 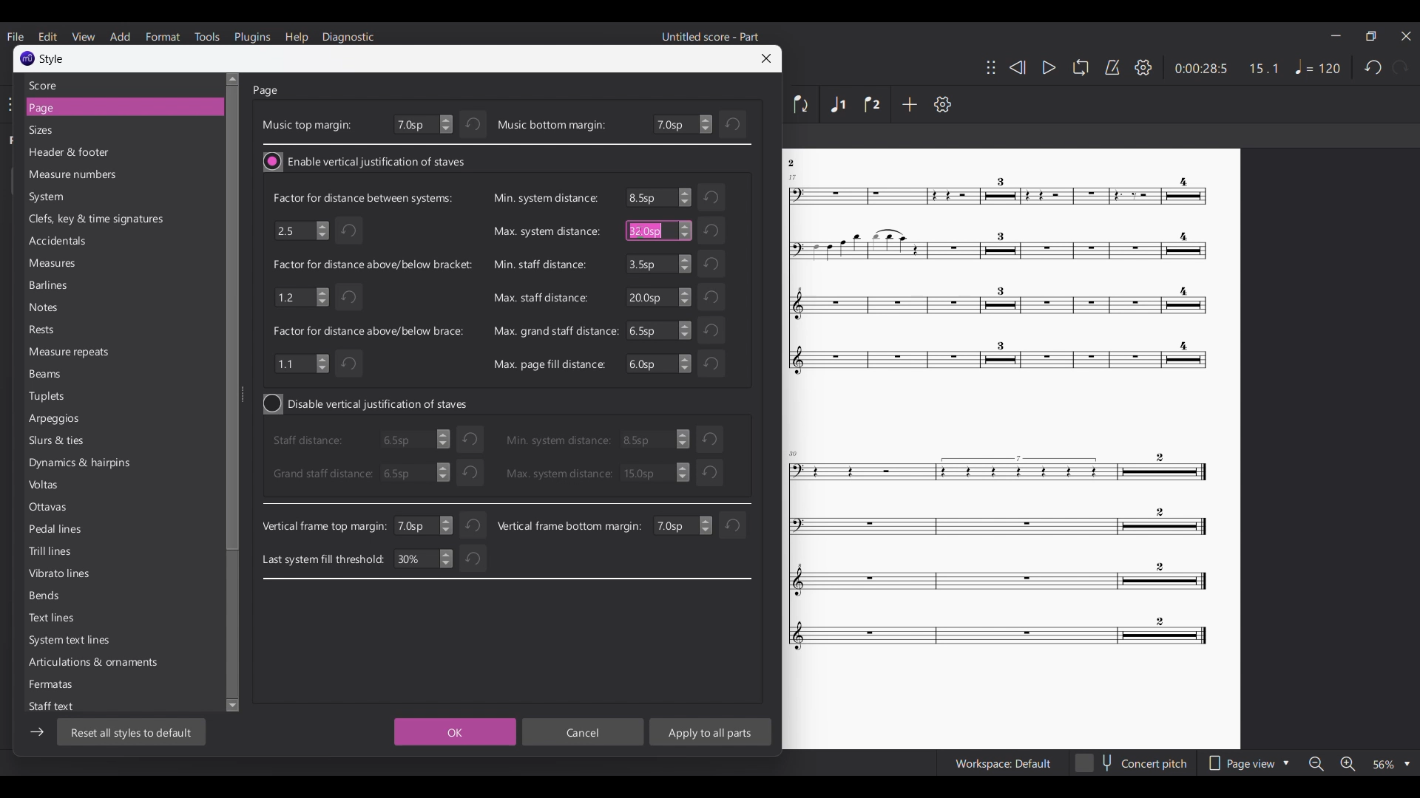 What do you see at coordinates (1003, 764) in the screenshot?
I see `Workspace Default` at bounding box center [1003, 764].